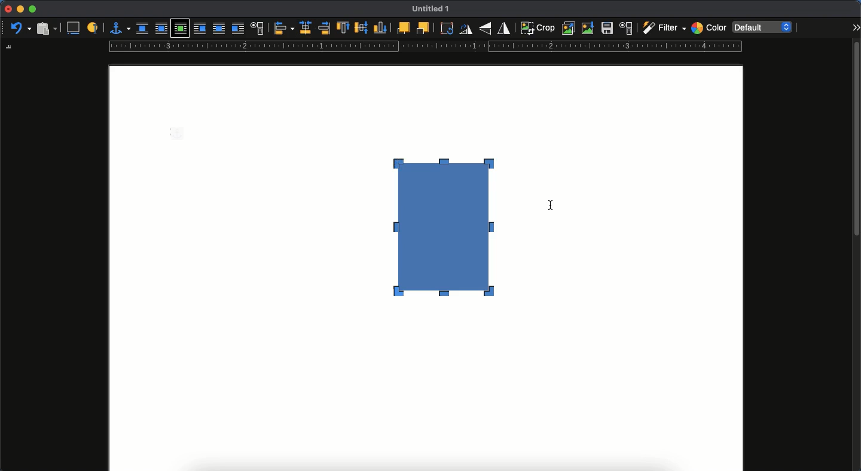  What do you see at coordinates (380, 27) in the screenshot?
I see `bottom to anchor` at bounding box center [380, 27].